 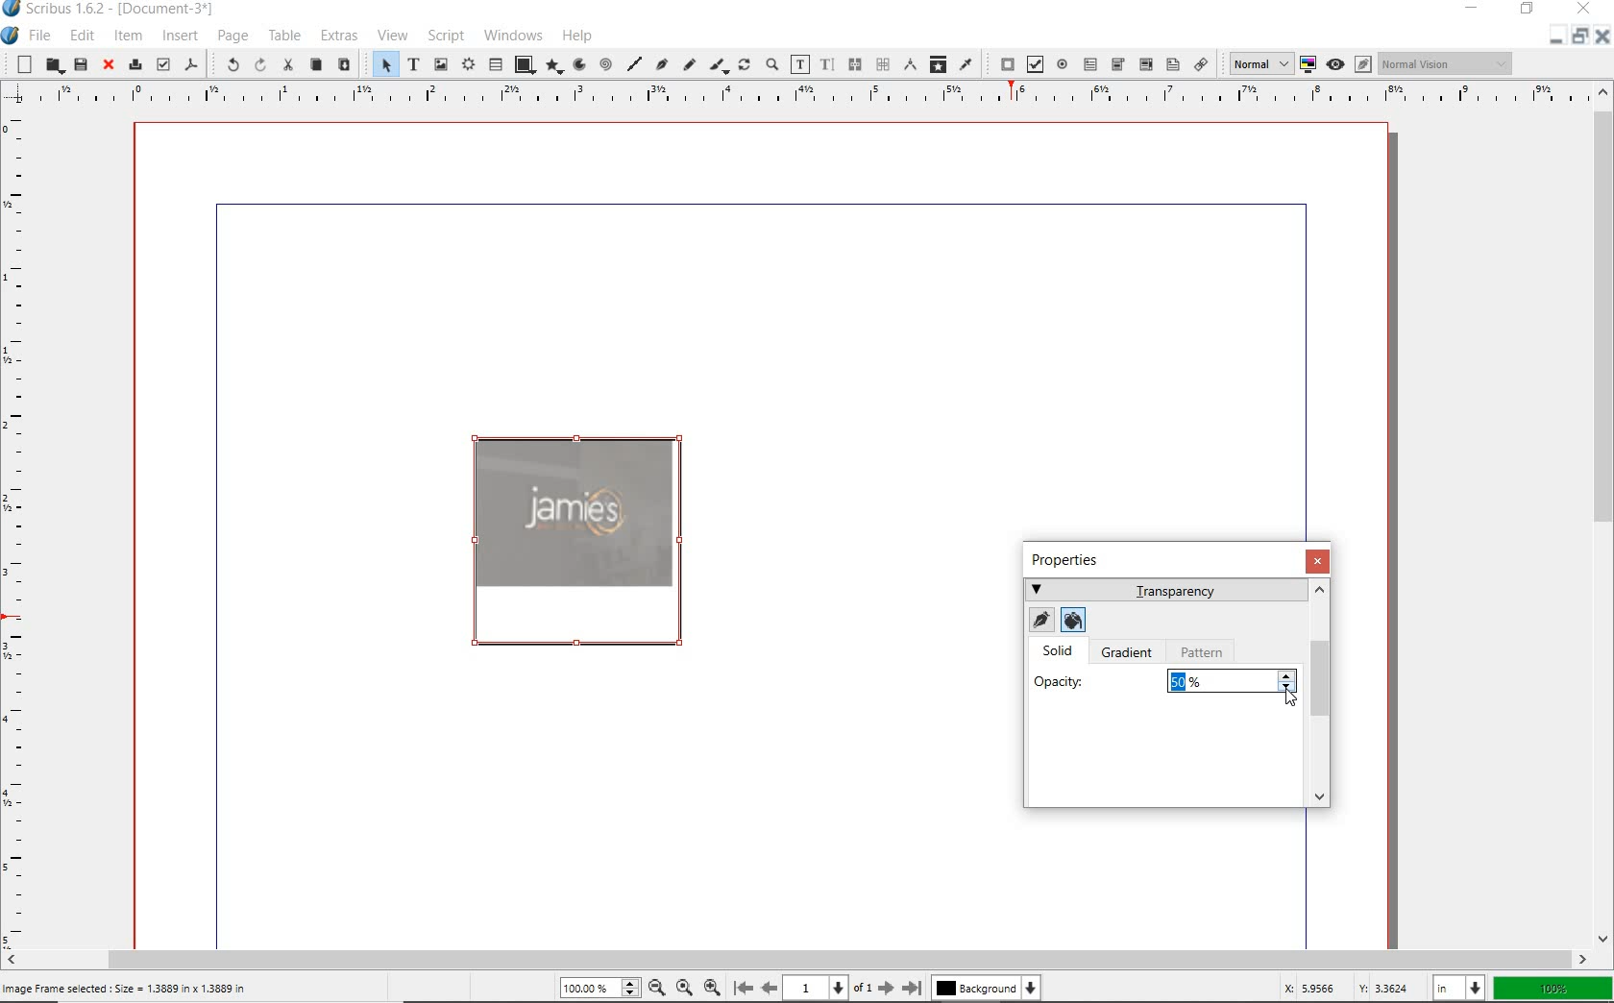 What do you see at coordinates (1602, 36) in the screenshot?
I see `close` at bounding box center [1602, 36].